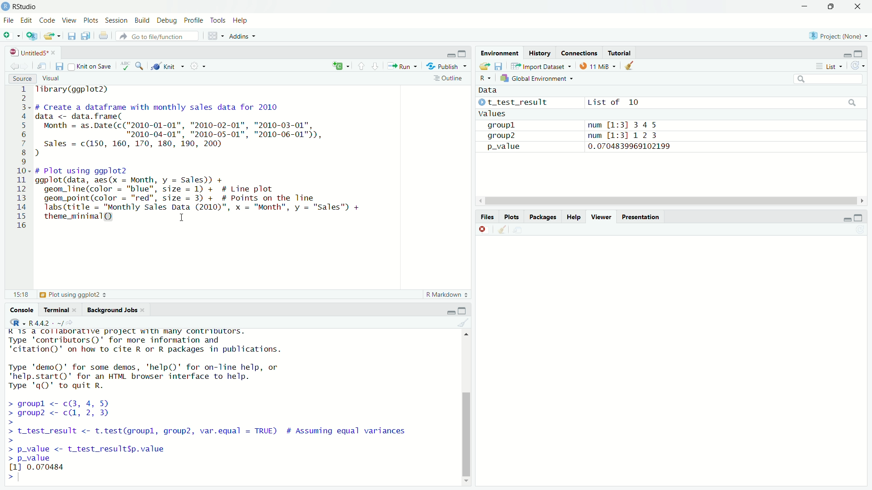 This screenshot has width=872, height=490. What do you see at coordinates (15, 477) in the screenshot?
I see `prompt cursor` at bounding box center [15, 477].